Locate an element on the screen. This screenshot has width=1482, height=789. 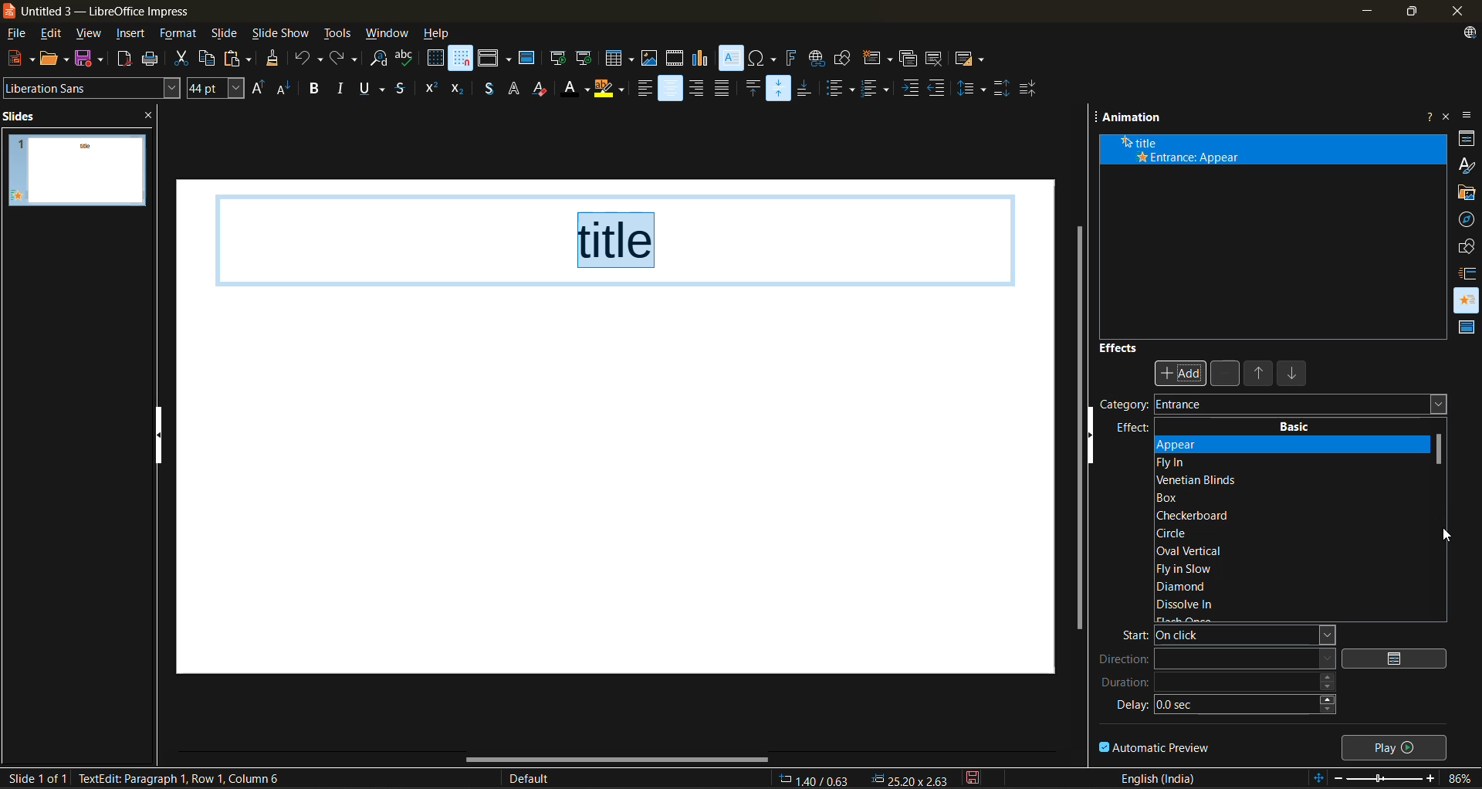
insert special characterss is located at coordinates (763, 58).